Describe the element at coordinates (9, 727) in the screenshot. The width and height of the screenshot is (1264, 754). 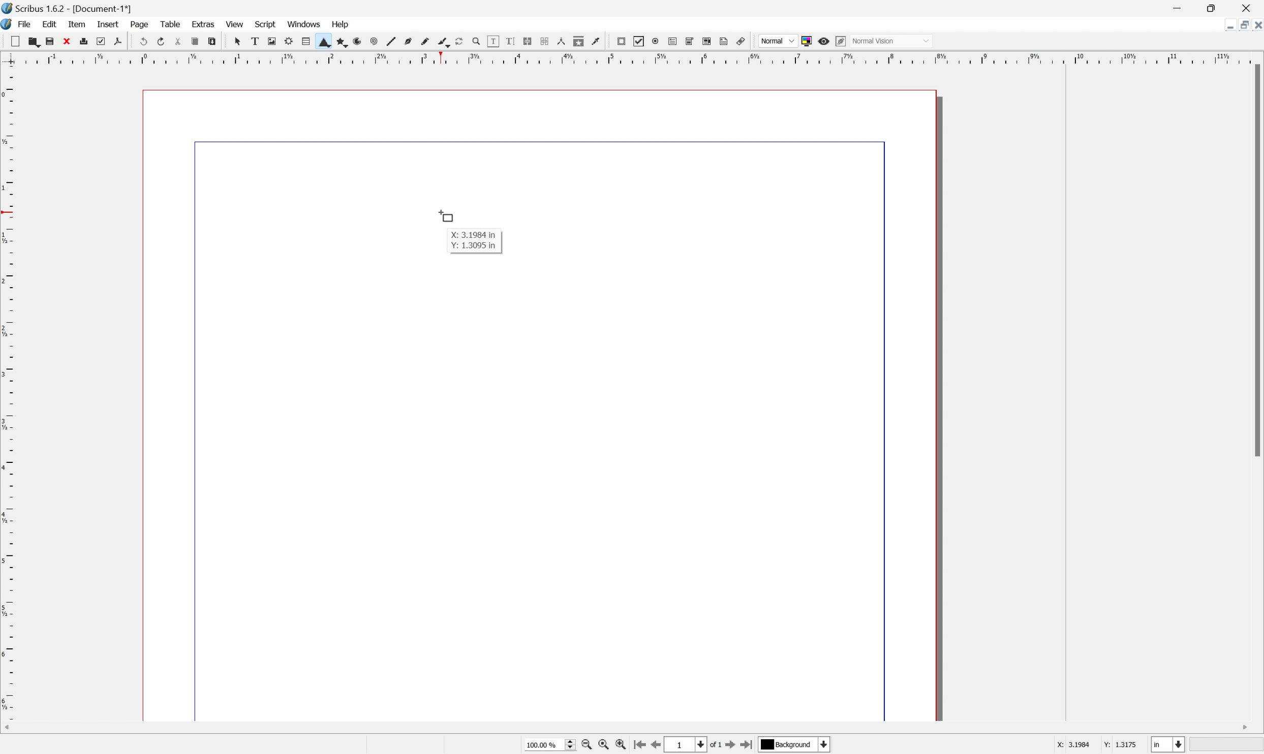
I see `Scroll Left` at that location.